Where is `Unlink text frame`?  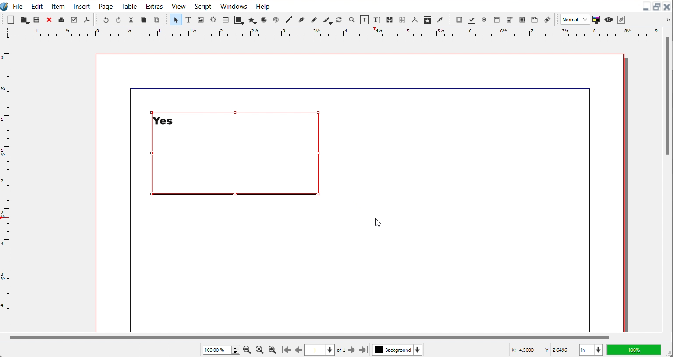
Unlink text frame is located at coordinates (402, 20).